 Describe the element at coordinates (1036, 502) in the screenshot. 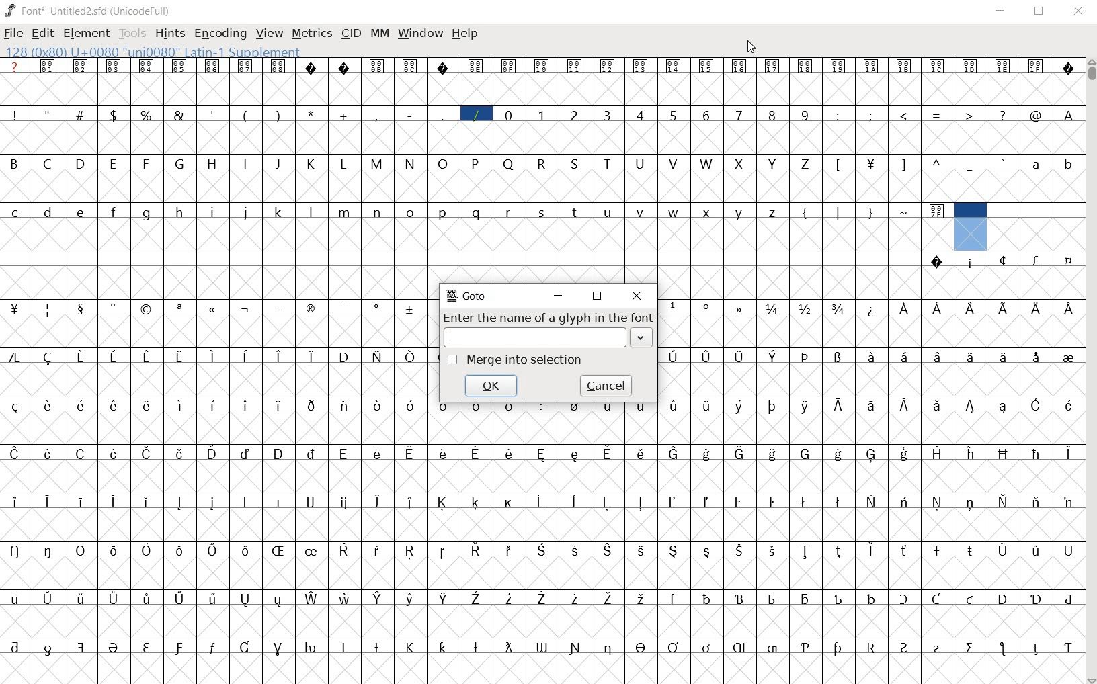

I see `Symbol` at that location.